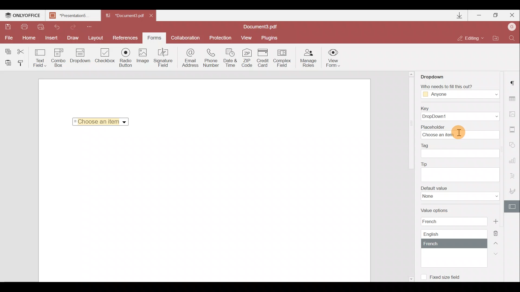  What do you see at coordinates (143, 58) in the screenshot?
I see `Image` at bounding box center [143, 58].